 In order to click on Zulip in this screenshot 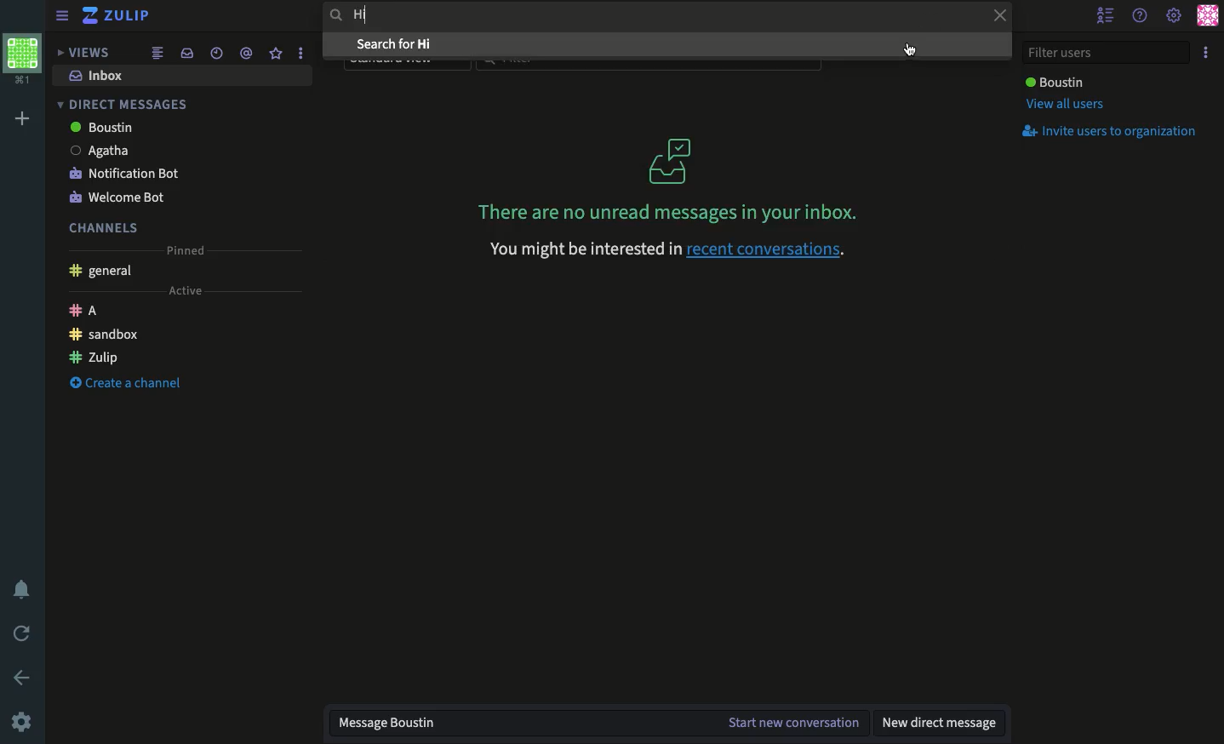, I will do `click(119, 16)`.